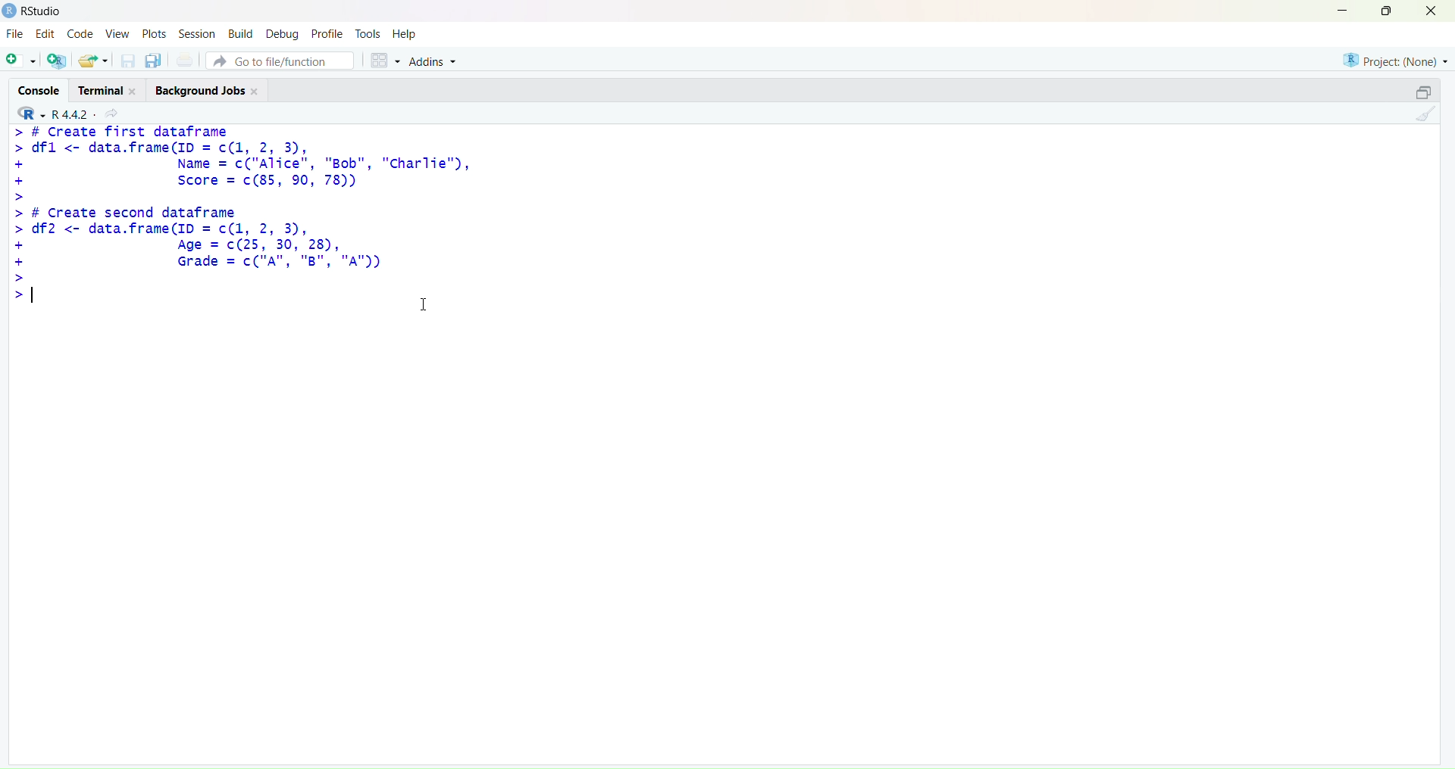 This screenshot has height=769, width=1455. I want to click on Plots, so click(153, 33).